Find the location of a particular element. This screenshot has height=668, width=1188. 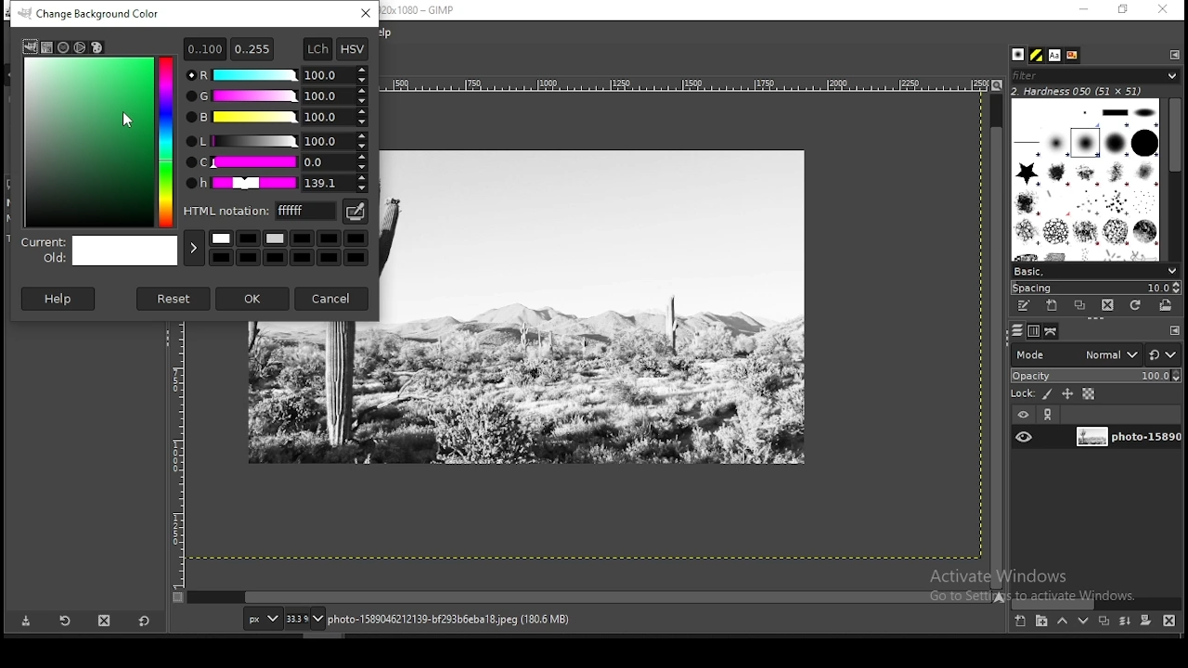

brushes is located at coordinates (1087, 179).